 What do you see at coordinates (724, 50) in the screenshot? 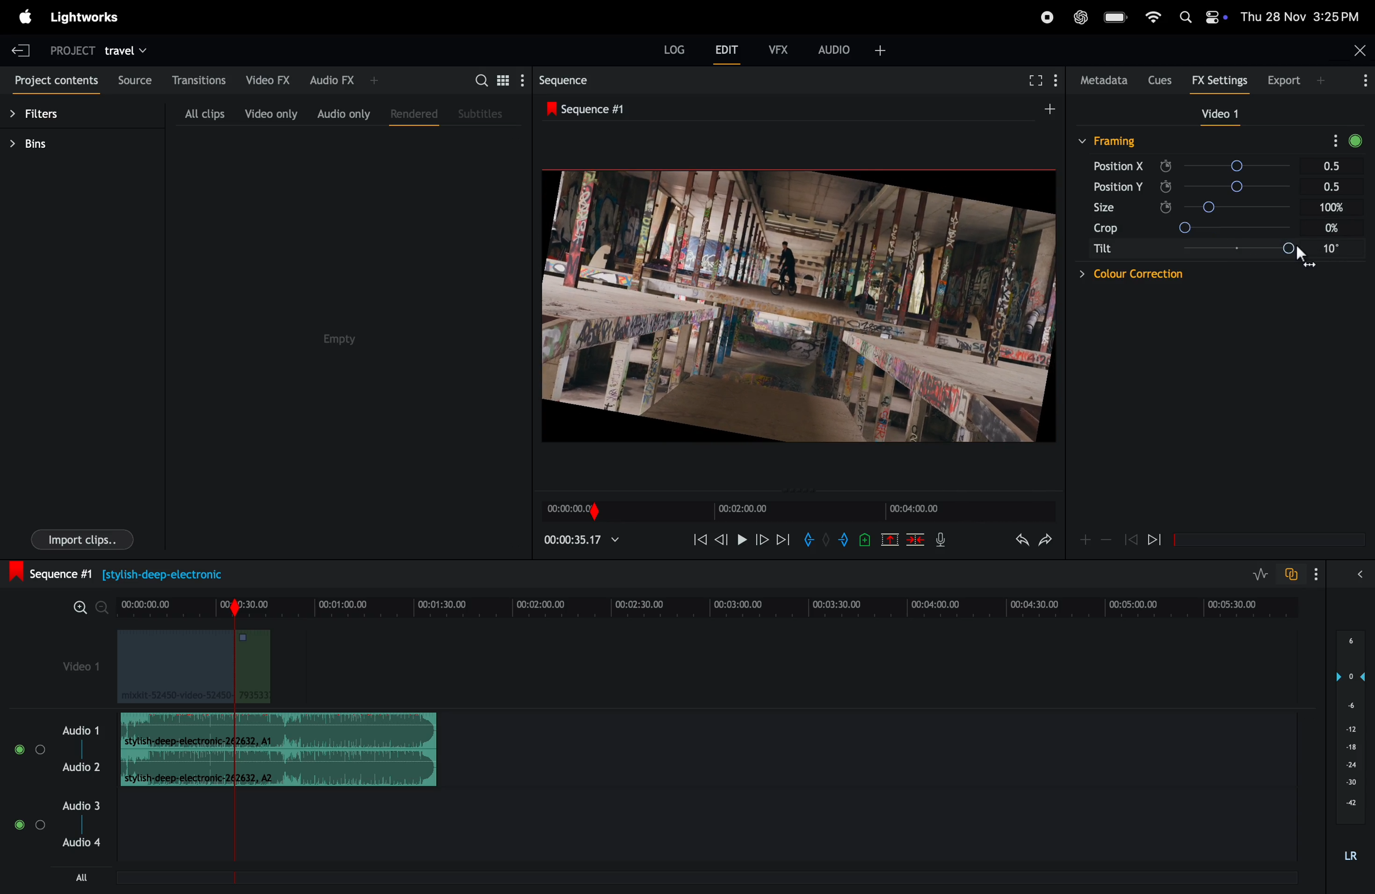
I see `edit` at bounding box center [724, 50].